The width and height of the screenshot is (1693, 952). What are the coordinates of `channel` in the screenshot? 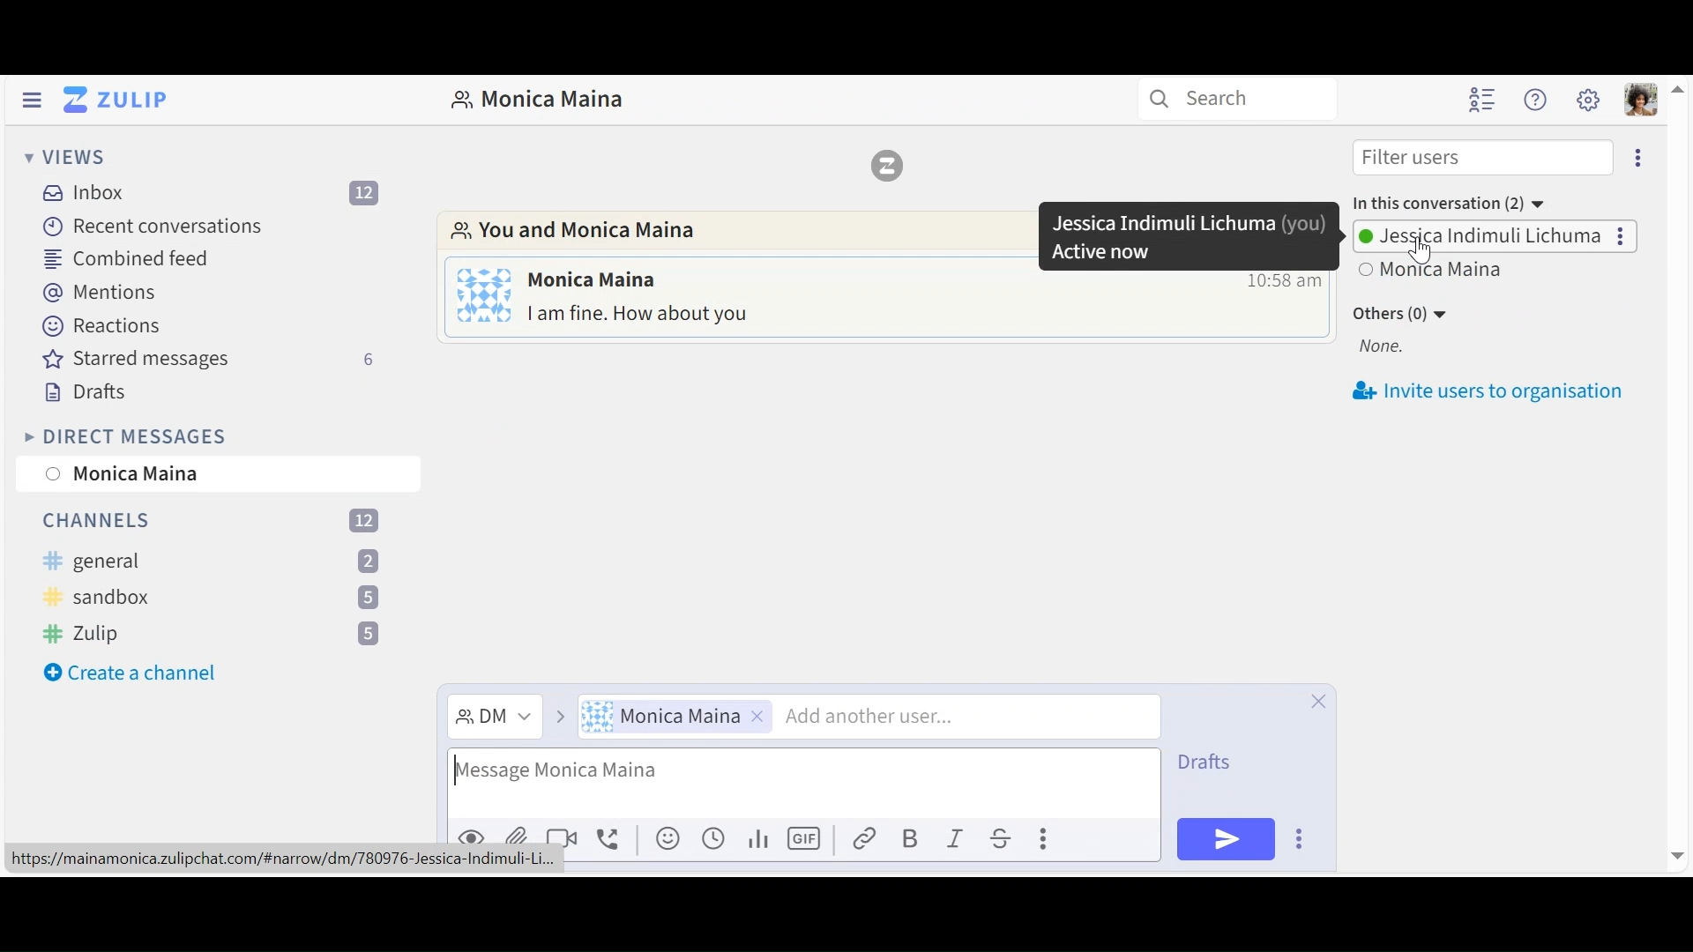 It's located at (211, 561).